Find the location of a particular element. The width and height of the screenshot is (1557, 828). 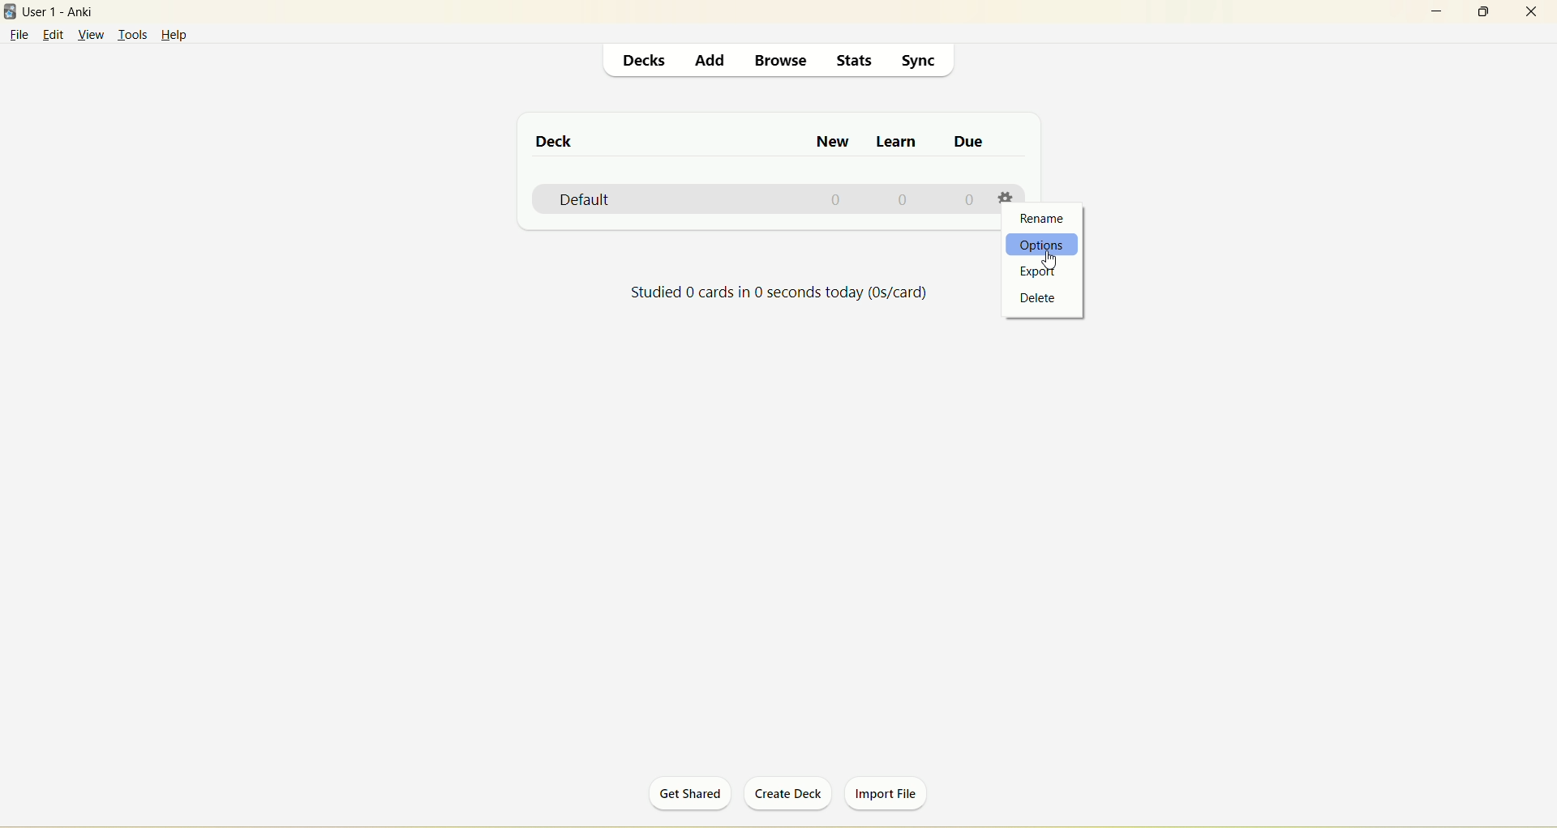

edit is located at coordinates (54, 36).